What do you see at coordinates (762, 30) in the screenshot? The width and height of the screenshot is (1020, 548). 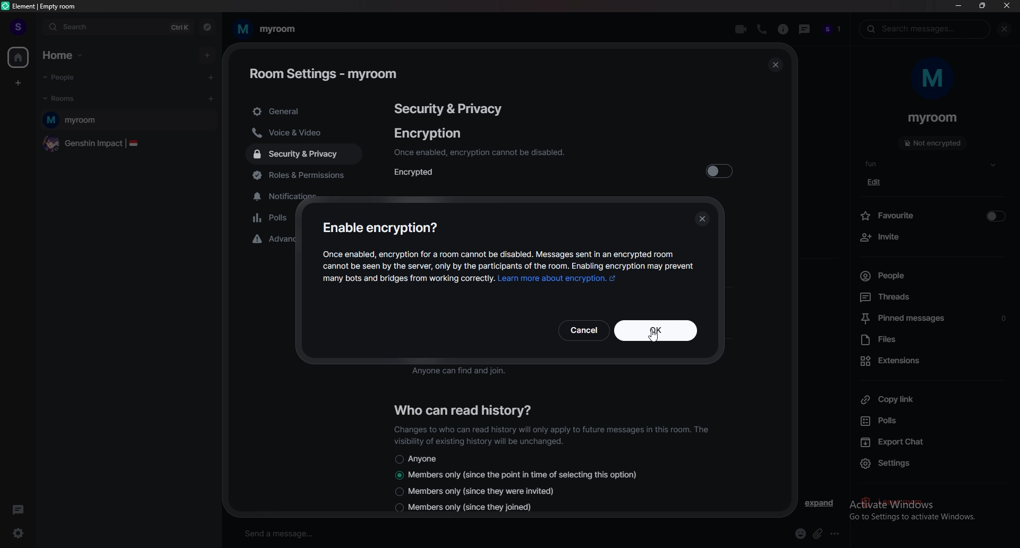 I see `voice call` at bounding box center [762, 30].